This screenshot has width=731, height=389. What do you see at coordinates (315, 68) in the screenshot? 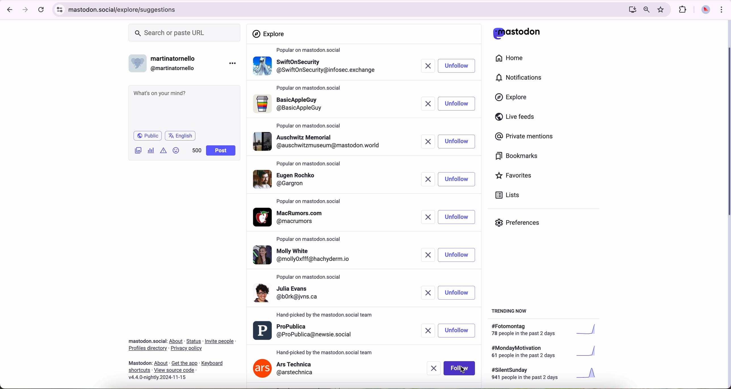
I see `profile` at bounding box center [315, 68].